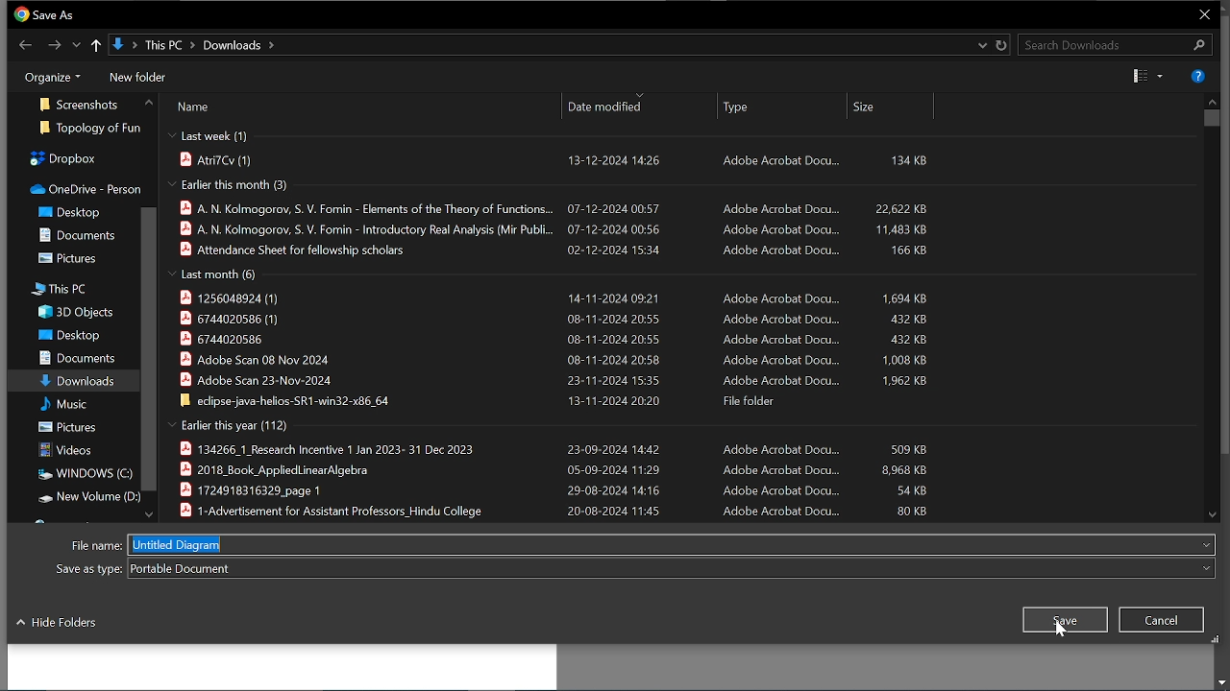  I want to click on 1,694 KB, so click(903, 298).